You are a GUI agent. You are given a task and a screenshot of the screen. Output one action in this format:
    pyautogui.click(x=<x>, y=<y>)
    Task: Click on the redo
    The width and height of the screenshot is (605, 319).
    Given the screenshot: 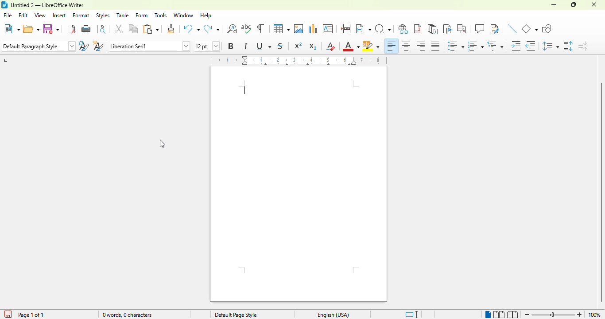 What is the action you would take?
    pyautogui.click(x=211, y=29)
    